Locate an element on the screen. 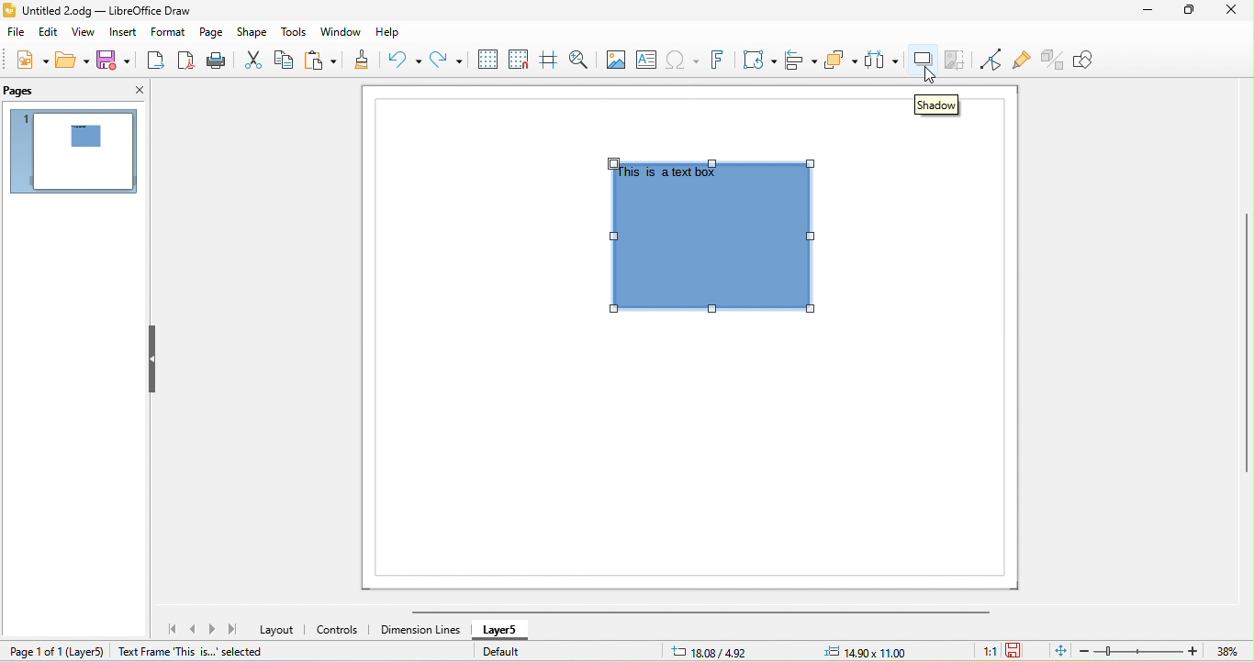 This screenshot has width=1254, height=662. window is located at coordinates (345, 33).